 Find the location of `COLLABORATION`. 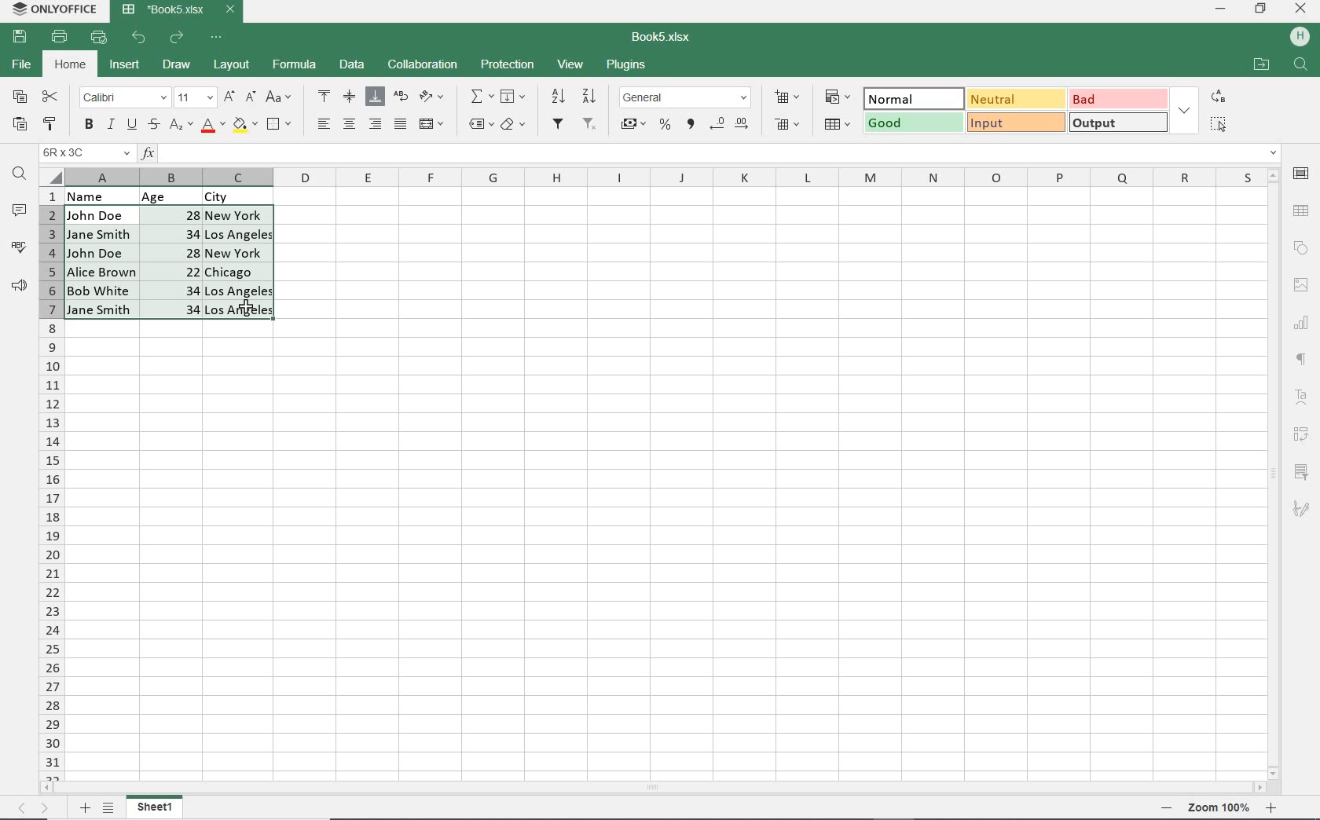

COLLABORATION is located at coordinates (421, 65).